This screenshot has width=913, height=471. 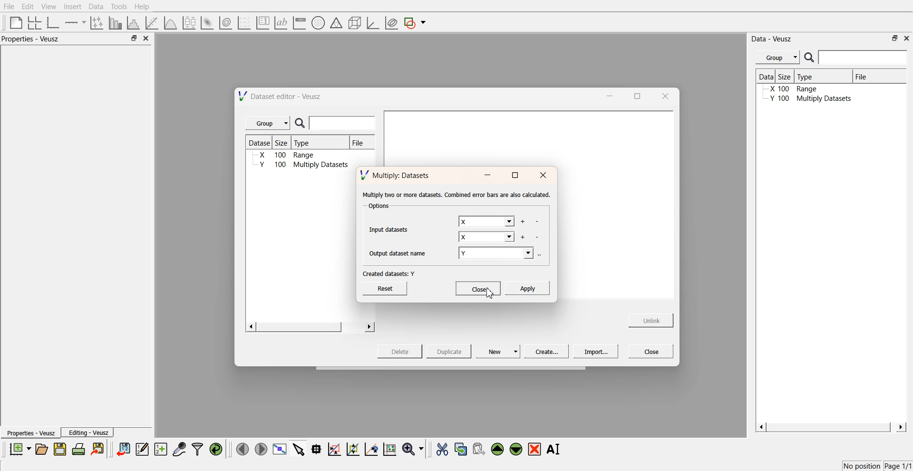 I want to click on close, so click(x=664, y=96).